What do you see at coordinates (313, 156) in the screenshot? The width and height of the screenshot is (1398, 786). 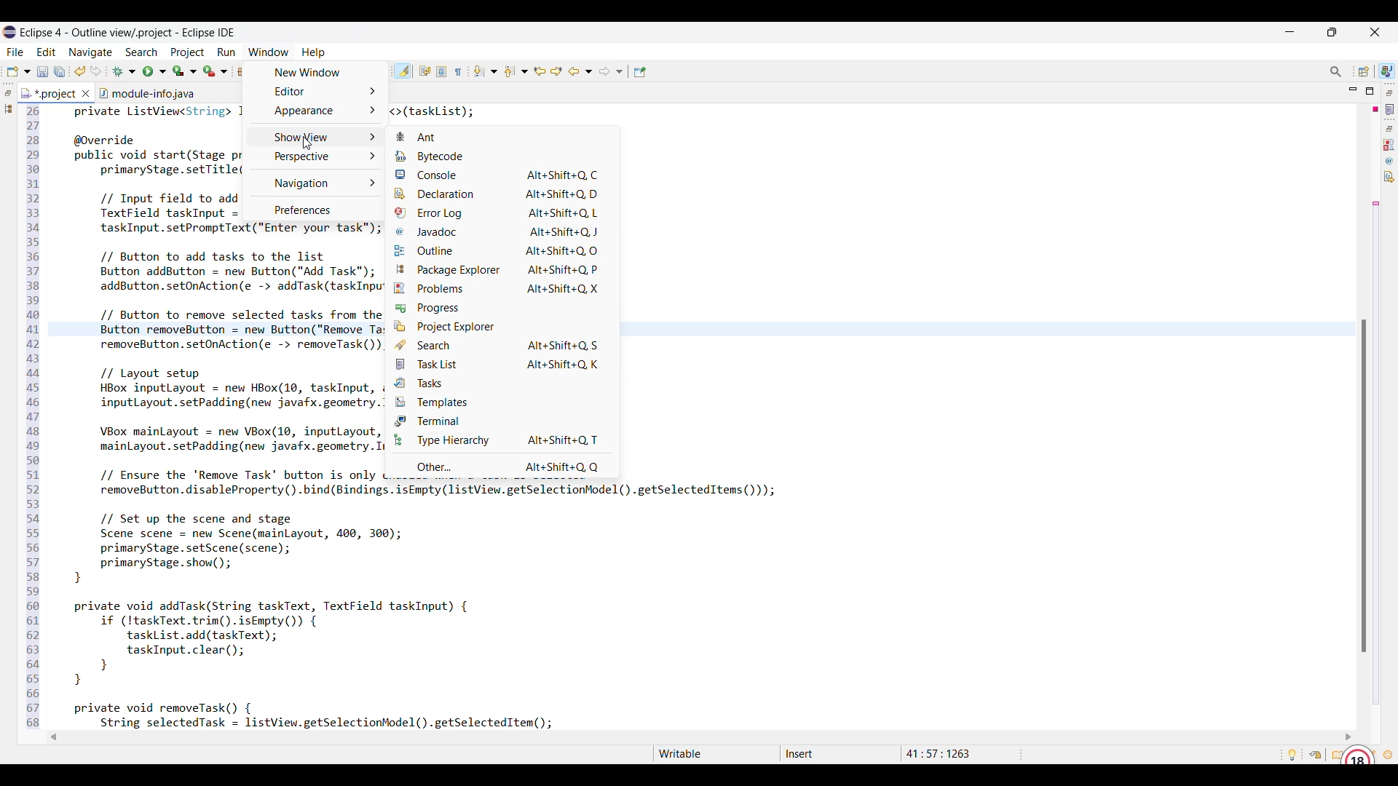 I see `Perspective options` at bounding box center [313, 156].